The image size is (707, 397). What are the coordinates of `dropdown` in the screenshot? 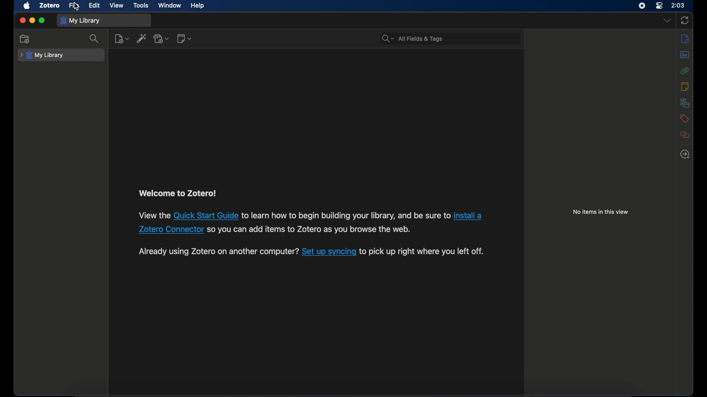 It's located at (668, 20).